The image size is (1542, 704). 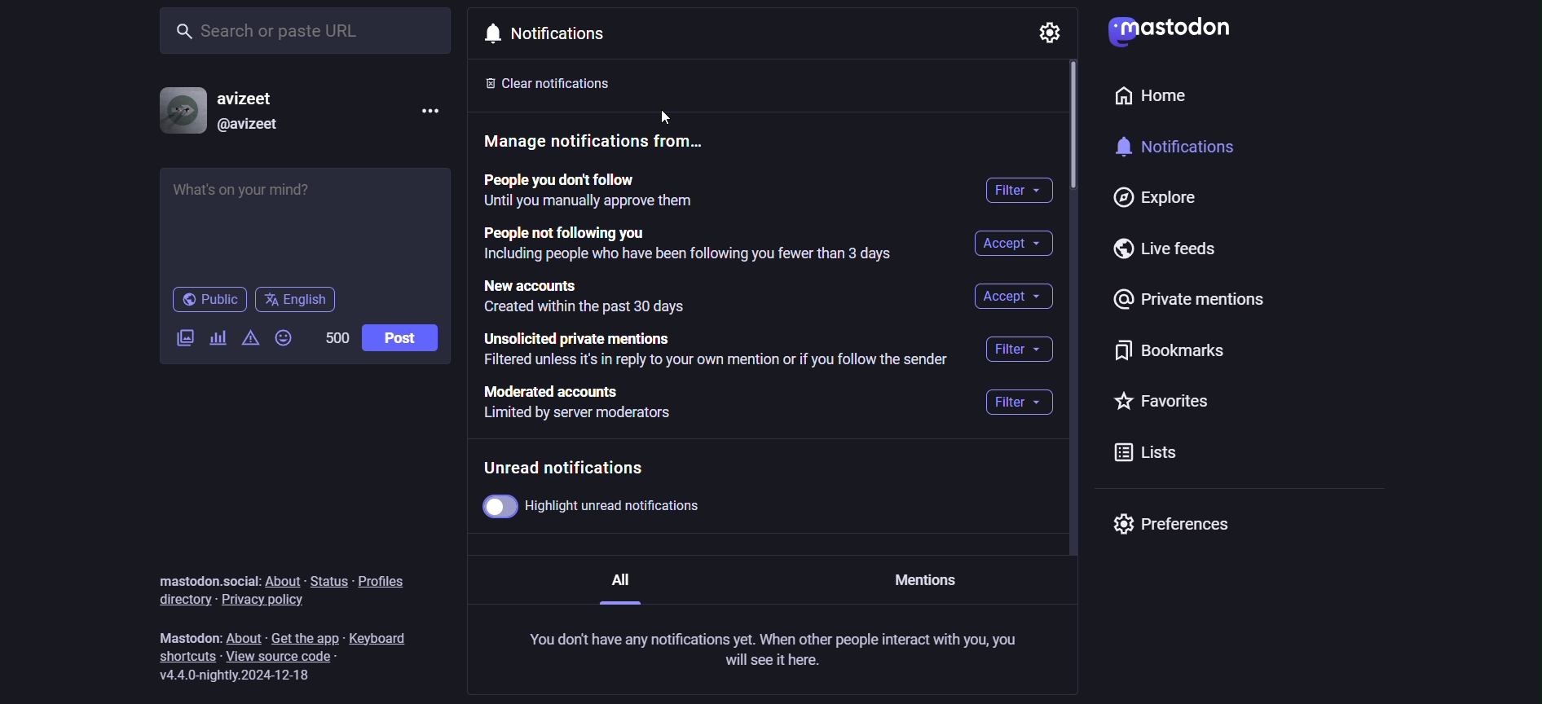 I want to click on new accounts, so click(x=593, y=296).